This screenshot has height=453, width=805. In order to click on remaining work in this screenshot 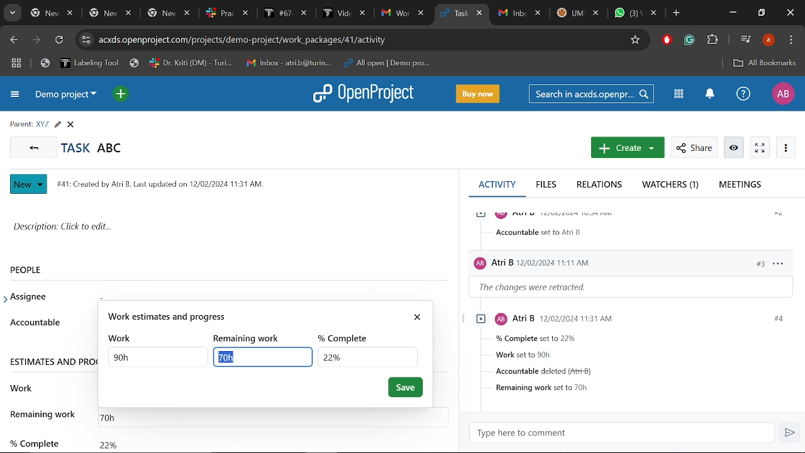, I will do `click(45, 414)`.